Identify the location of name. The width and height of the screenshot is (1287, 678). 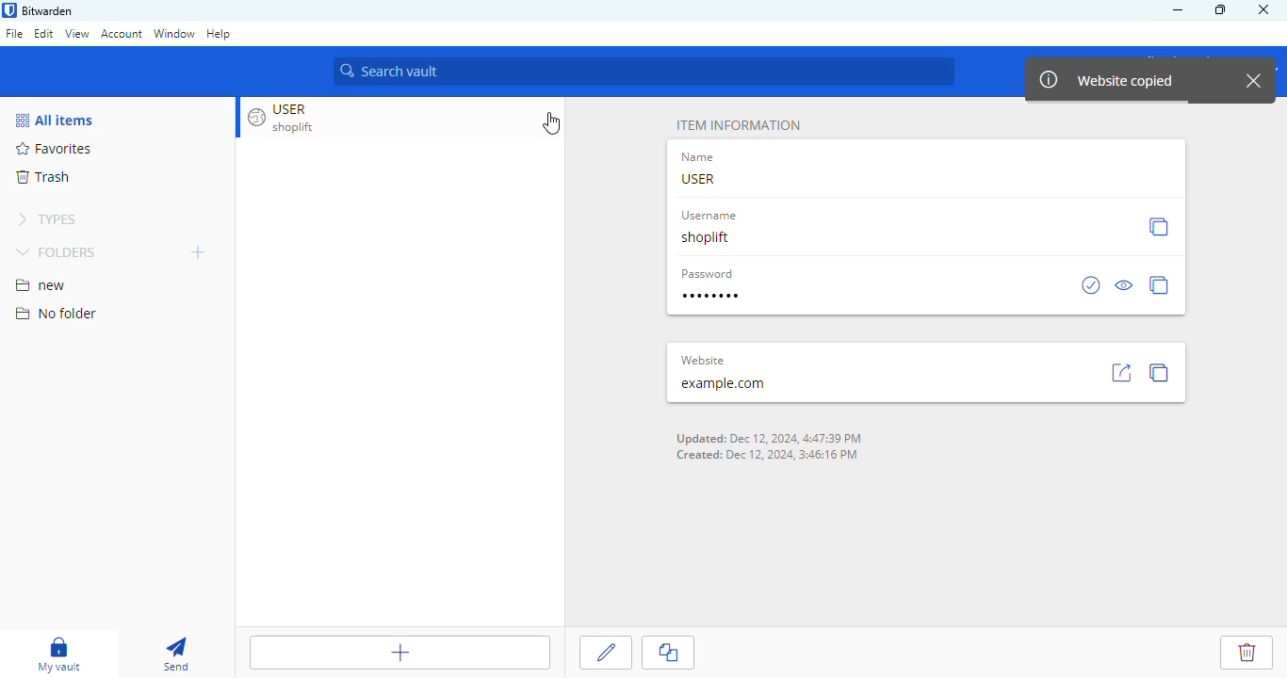
(700, 157).